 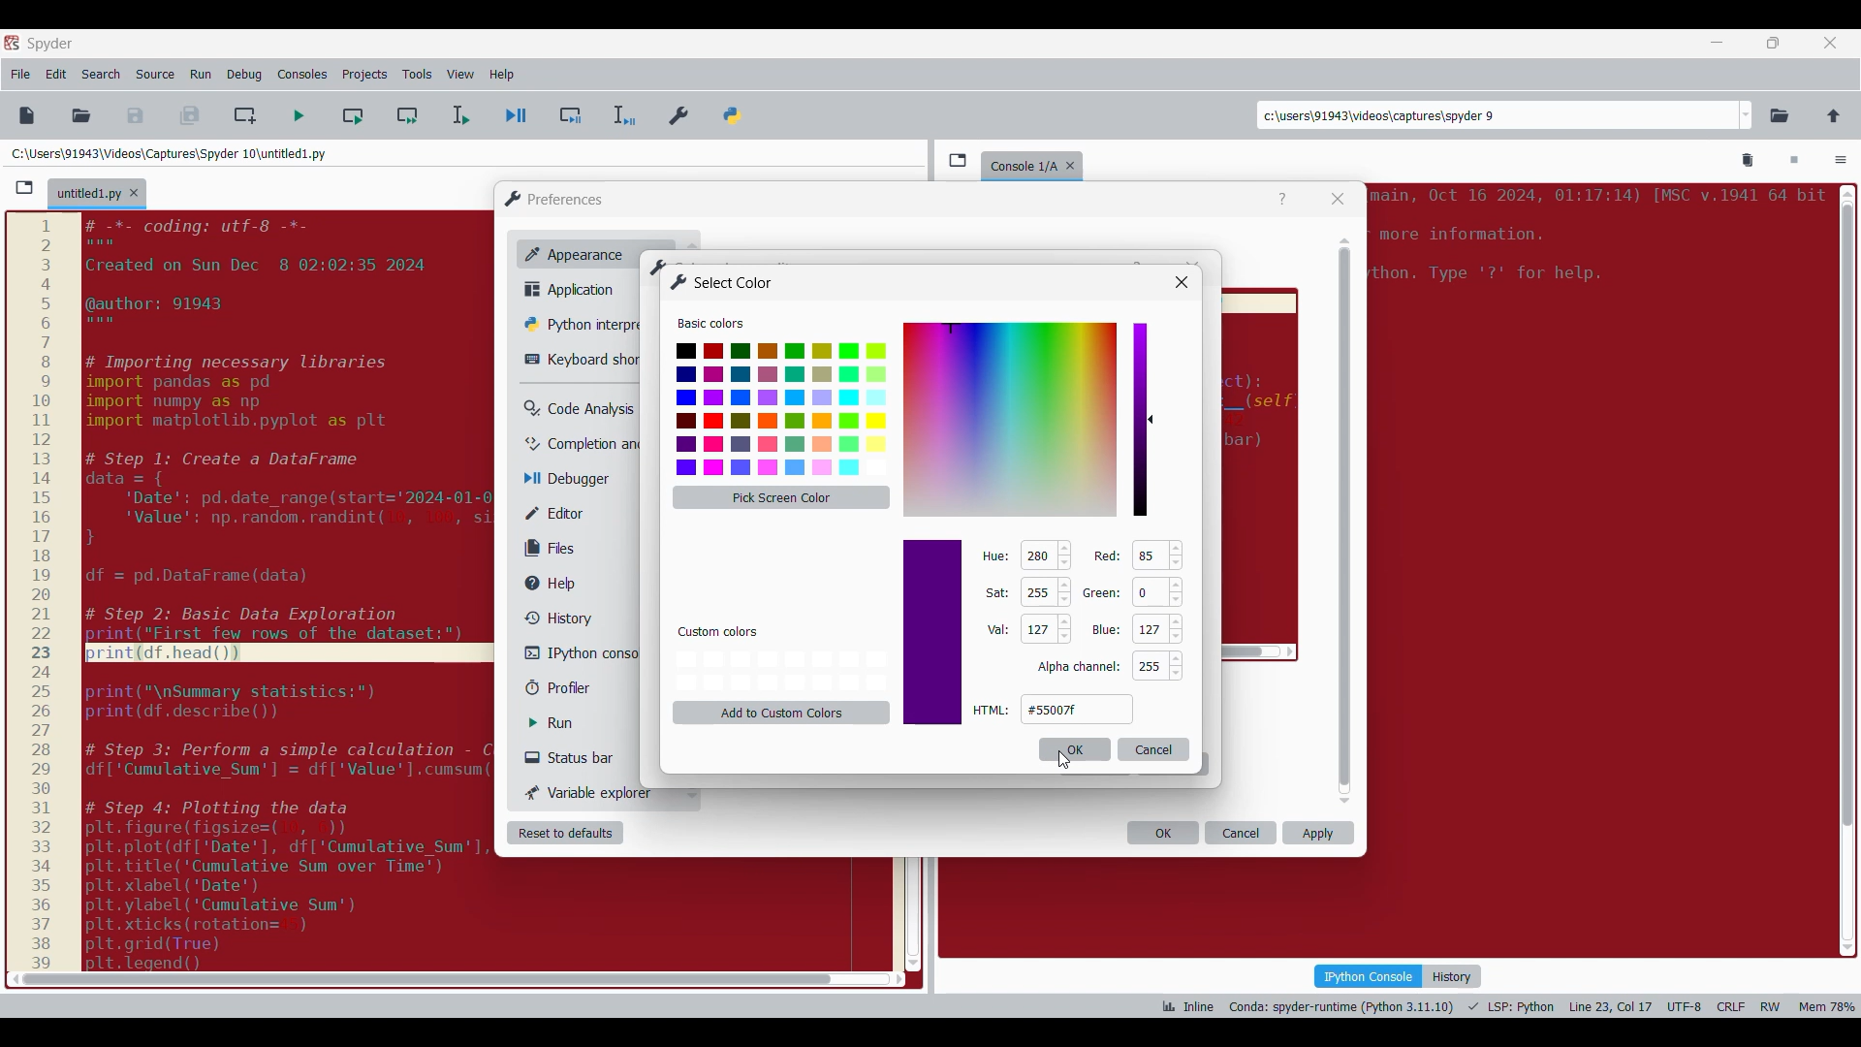 I want to click on Change to parent directory, so click(x=1834, y=115).